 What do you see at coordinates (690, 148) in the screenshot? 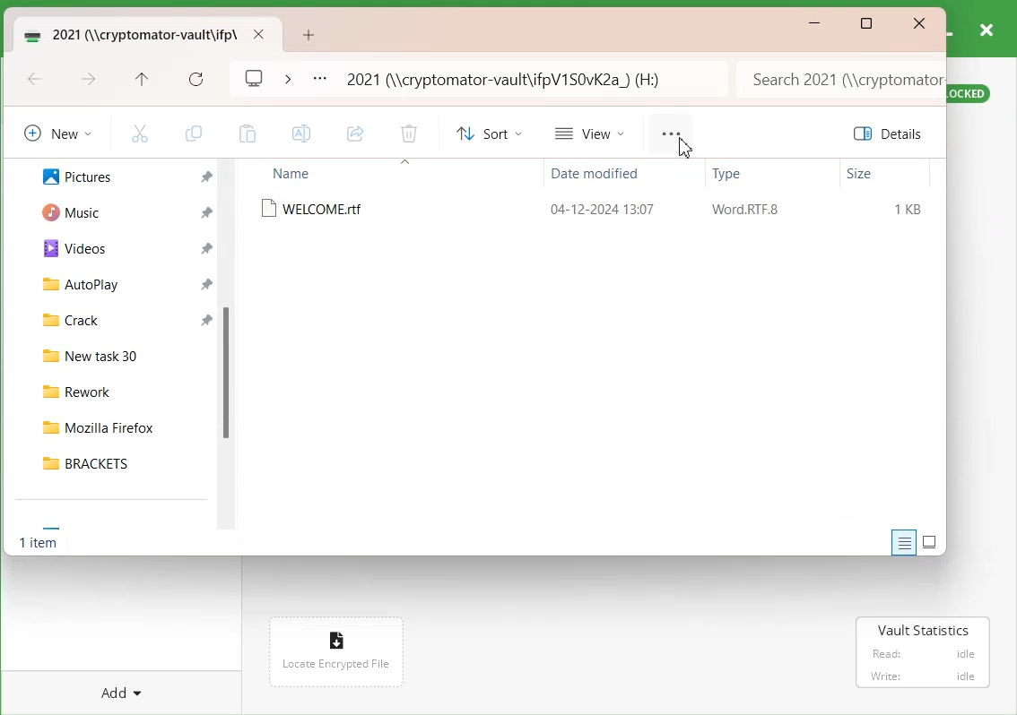
I see `Cursor` at bounding box center [690, 148].